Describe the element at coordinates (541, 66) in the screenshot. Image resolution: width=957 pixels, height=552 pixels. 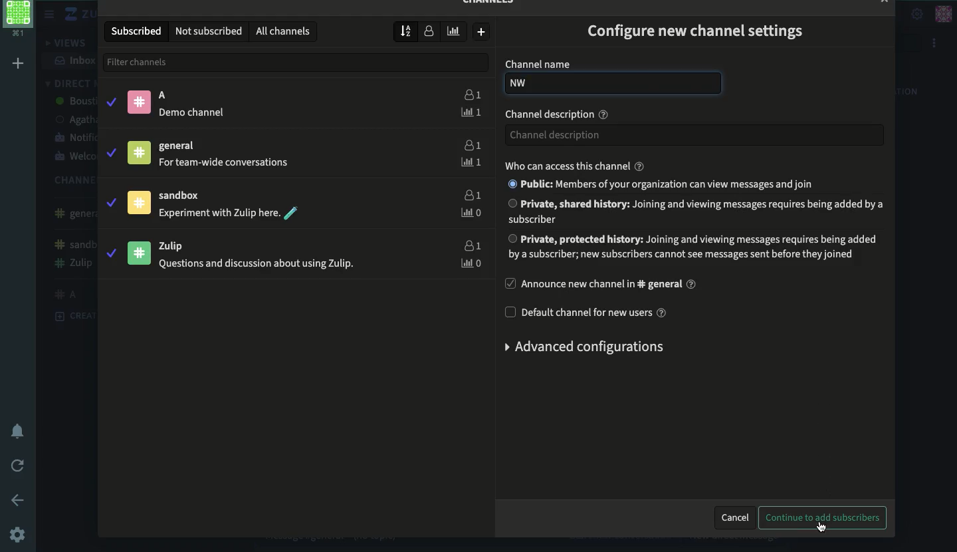
I see `channel name` at that location.